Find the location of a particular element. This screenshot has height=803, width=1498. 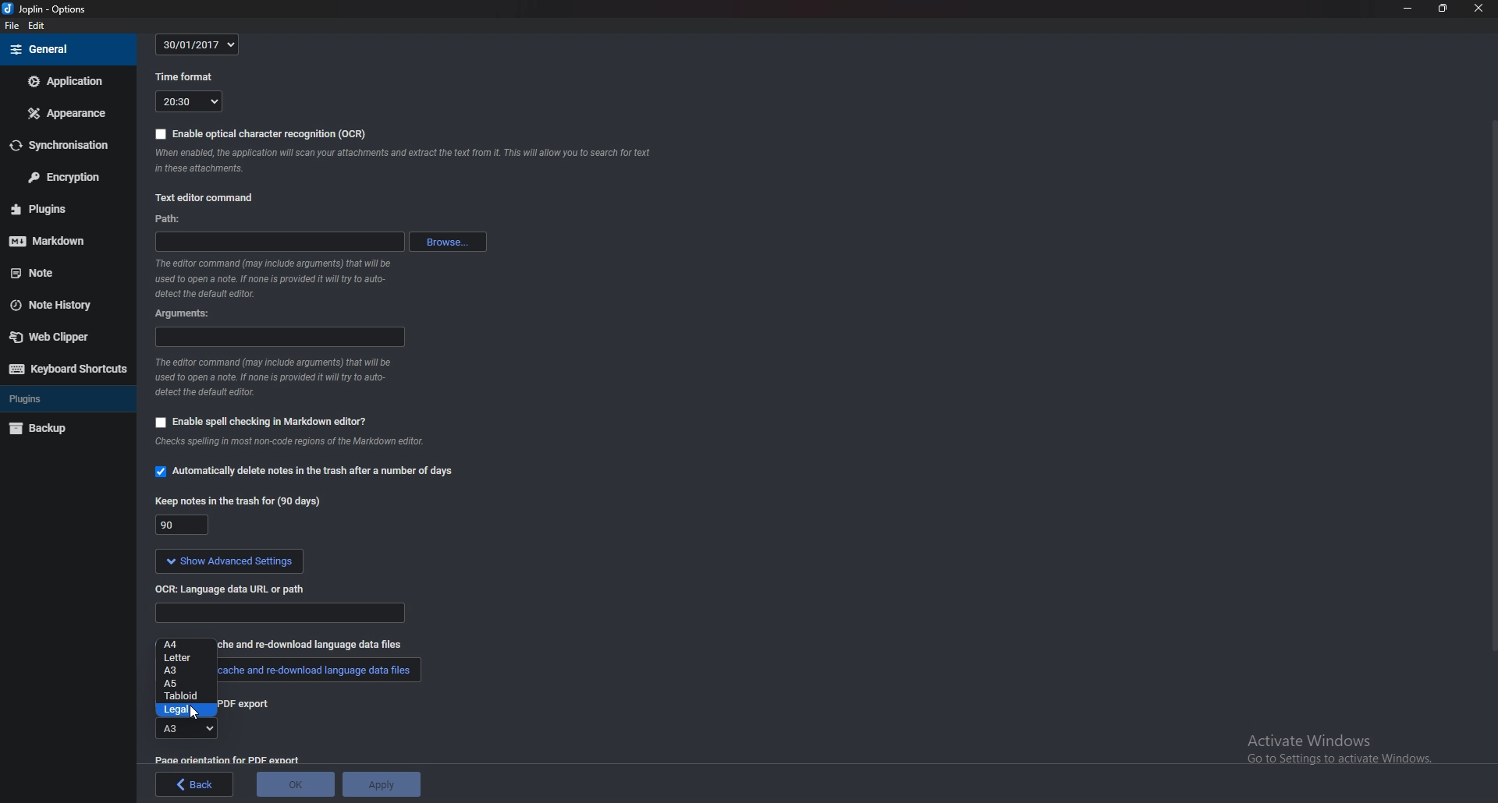

Encryption is located at coordinates (66, 176).